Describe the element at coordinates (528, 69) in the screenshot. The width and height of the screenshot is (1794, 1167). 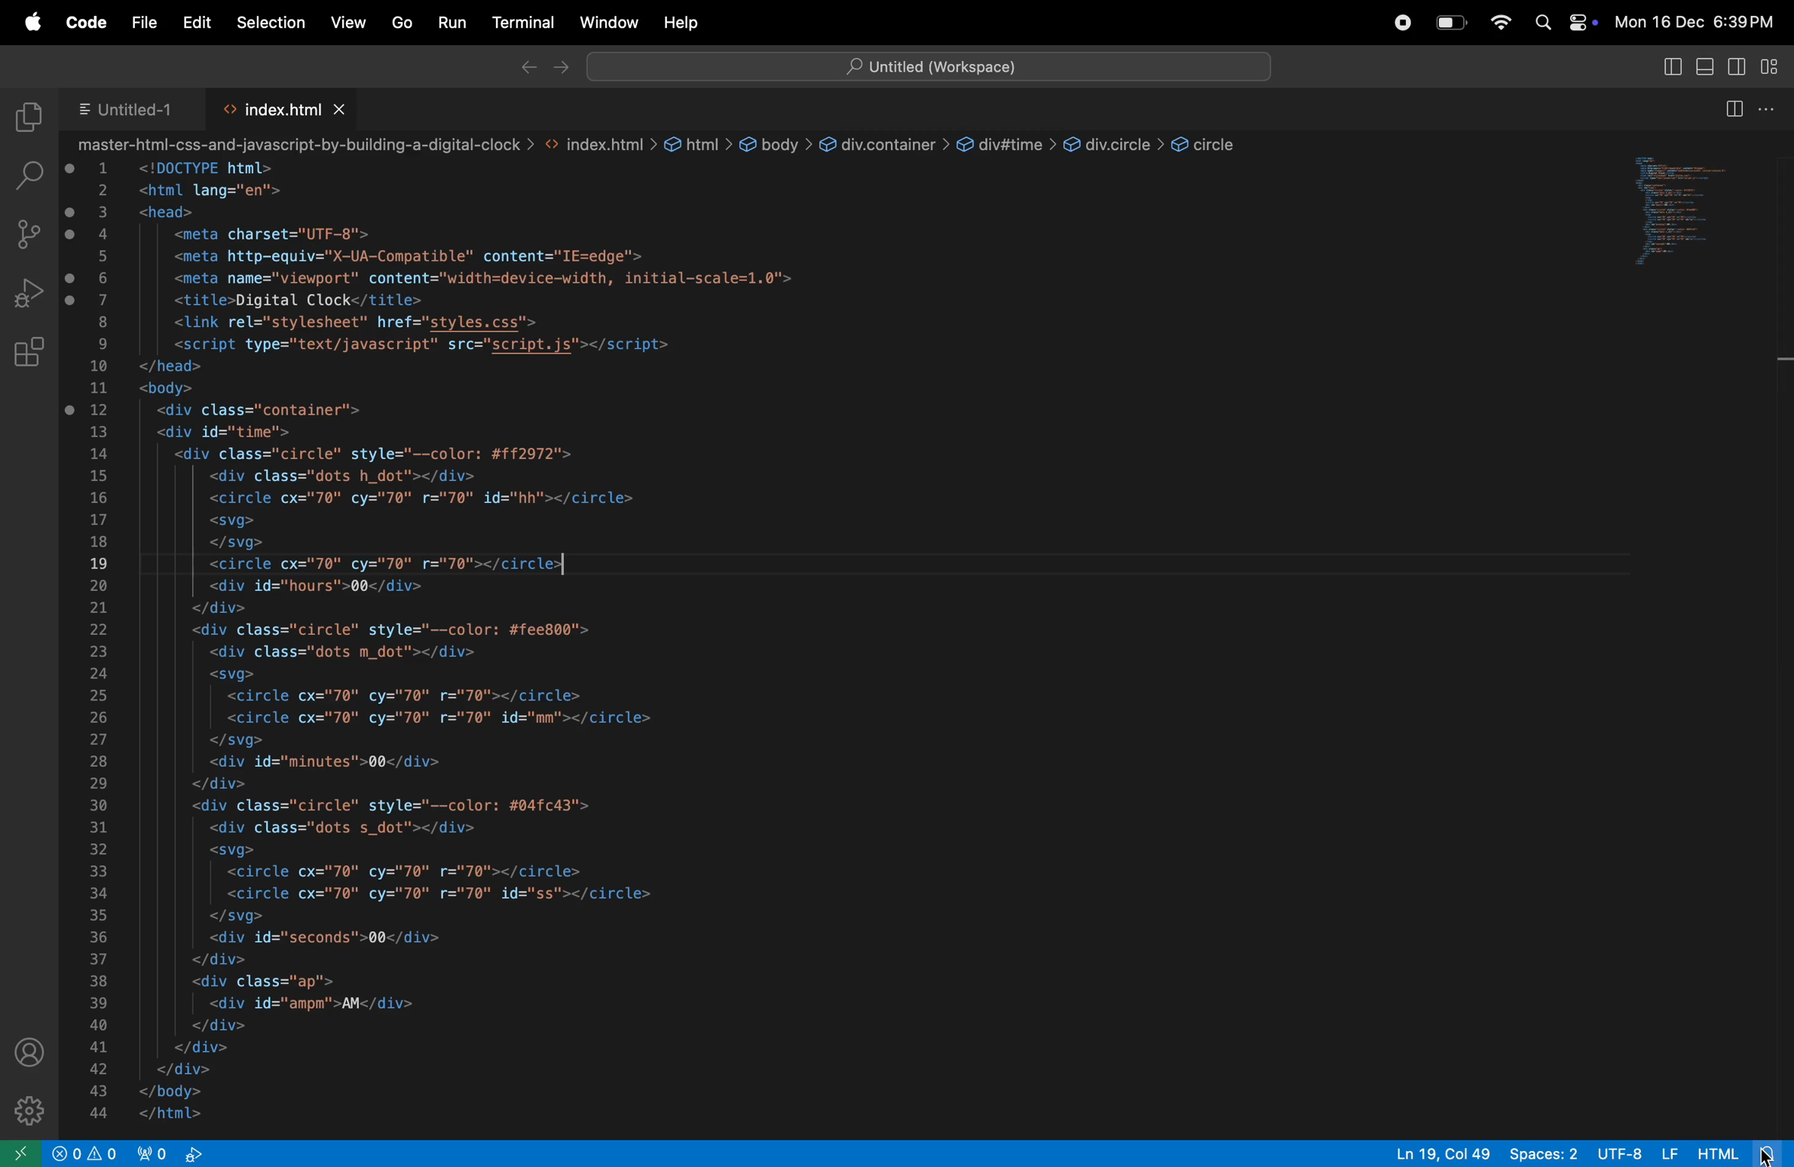
I see `back ward` at that location.